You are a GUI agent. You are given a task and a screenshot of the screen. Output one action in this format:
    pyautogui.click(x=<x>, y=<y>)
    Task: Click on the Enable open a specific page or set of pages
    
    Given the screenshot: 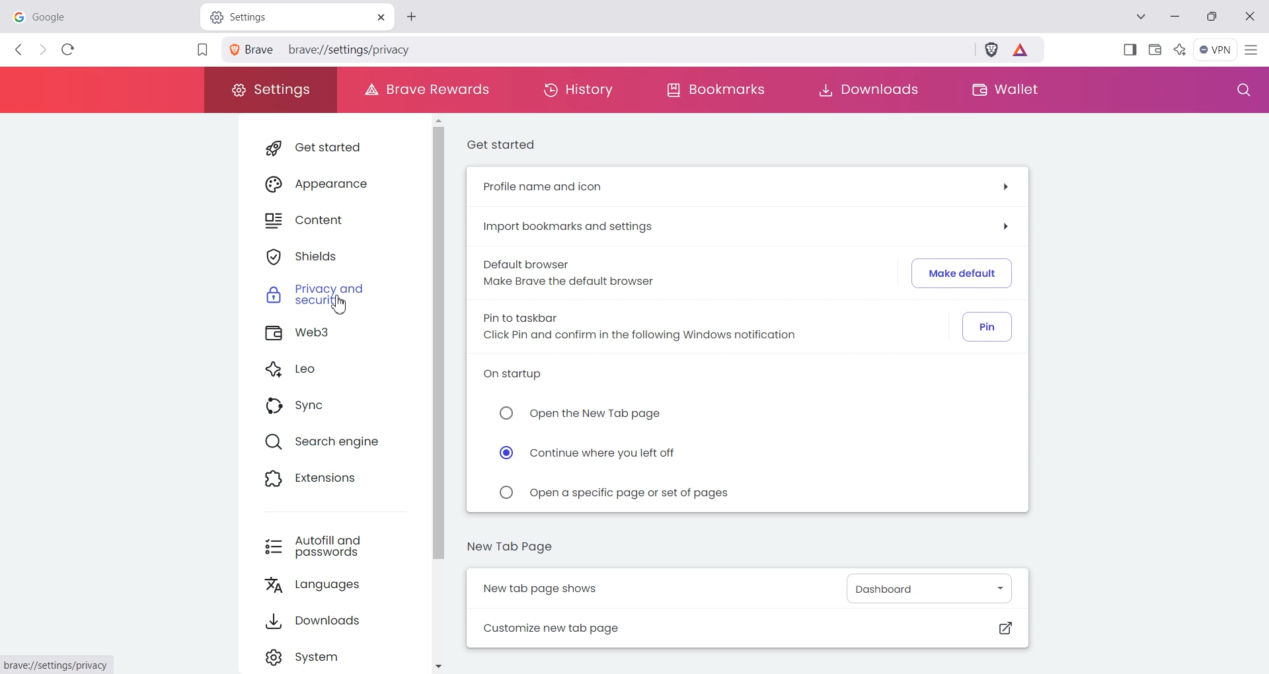 What is the action you would take?
    pyautogui.click(x=612, y=492)
    